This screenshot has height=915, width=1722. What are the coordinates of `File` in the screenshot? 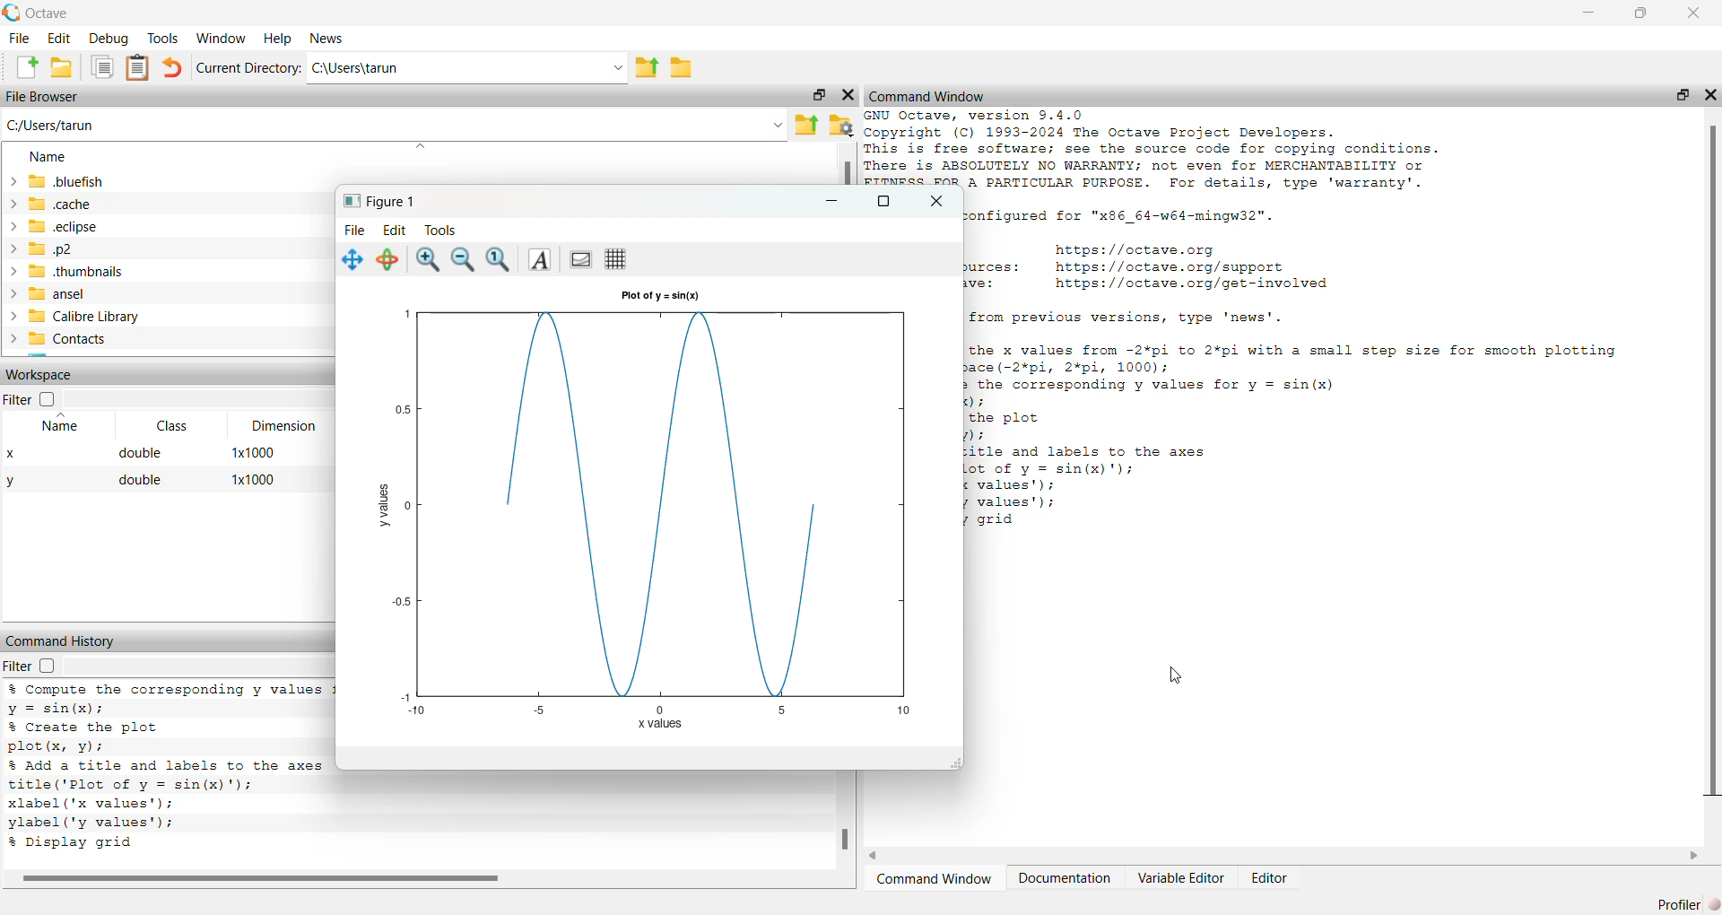 It's located at (20, 38).